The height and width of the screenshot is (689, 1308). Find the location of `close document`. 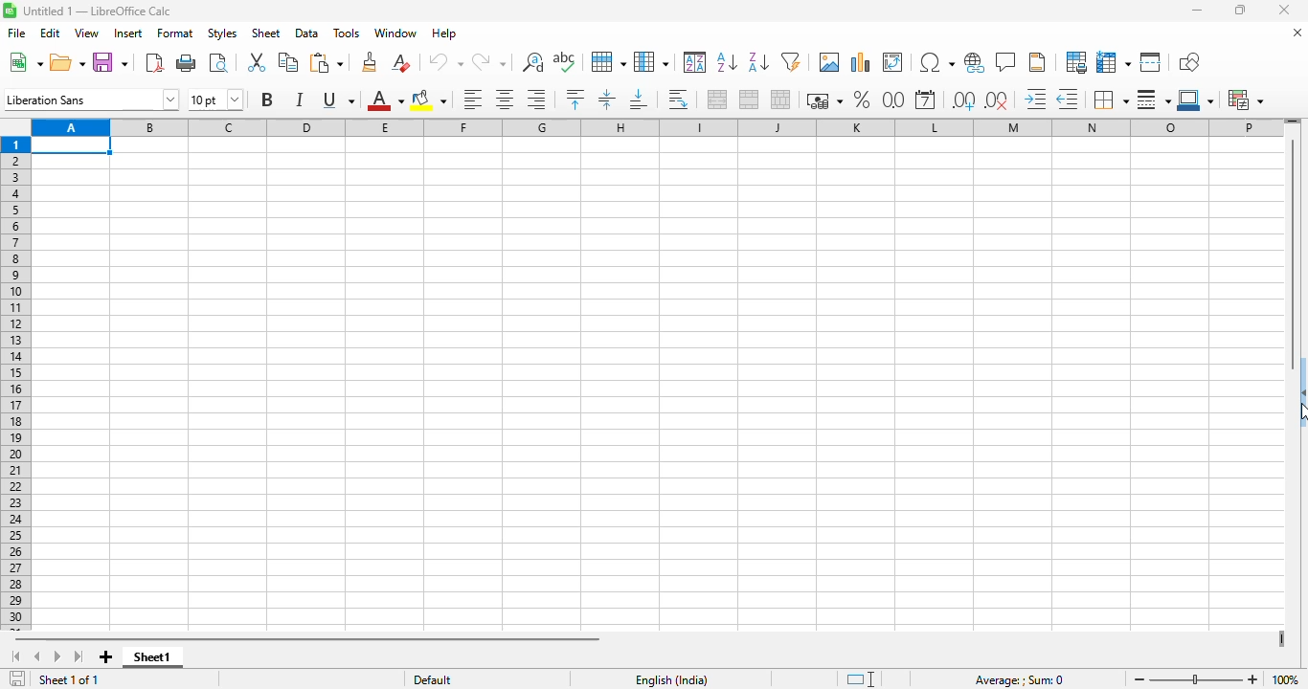

close document is located at coordinates (1297, 32).